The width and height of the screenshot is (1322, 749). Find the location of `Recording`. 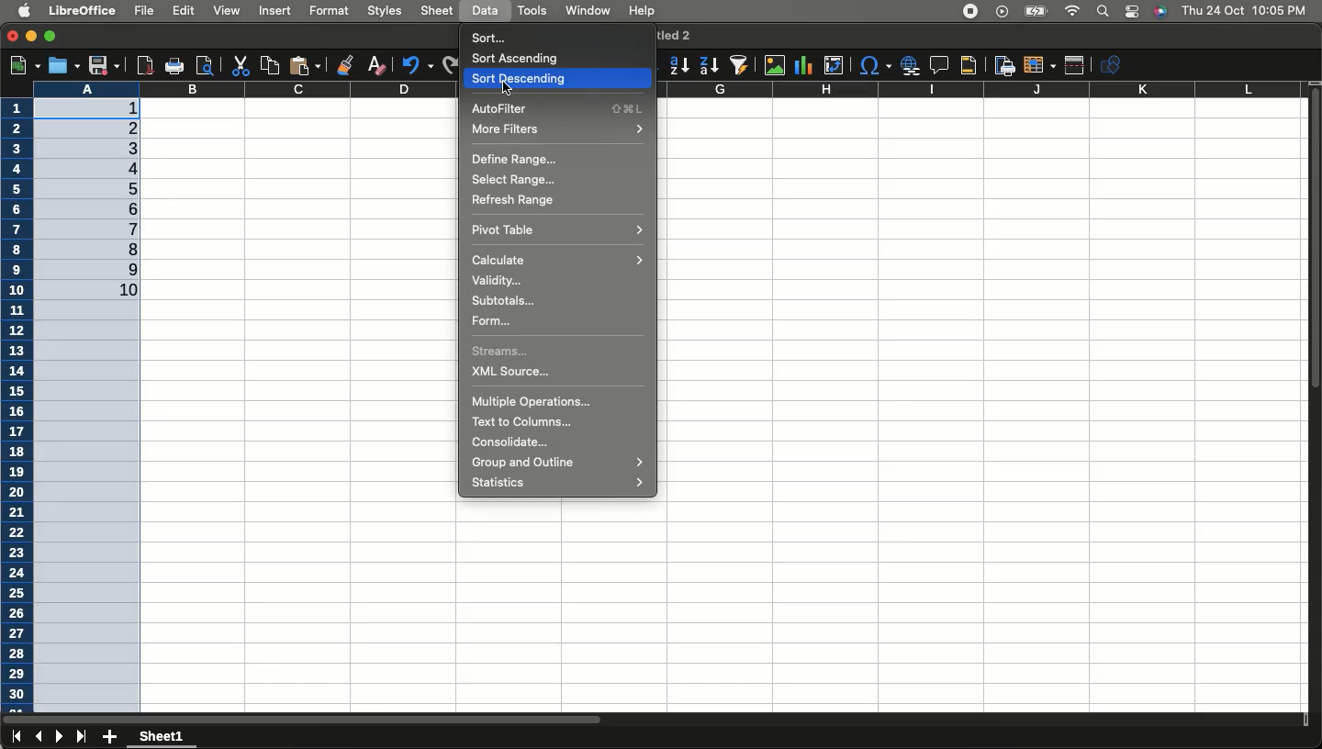

Recording is located at coordinates (971, 12).